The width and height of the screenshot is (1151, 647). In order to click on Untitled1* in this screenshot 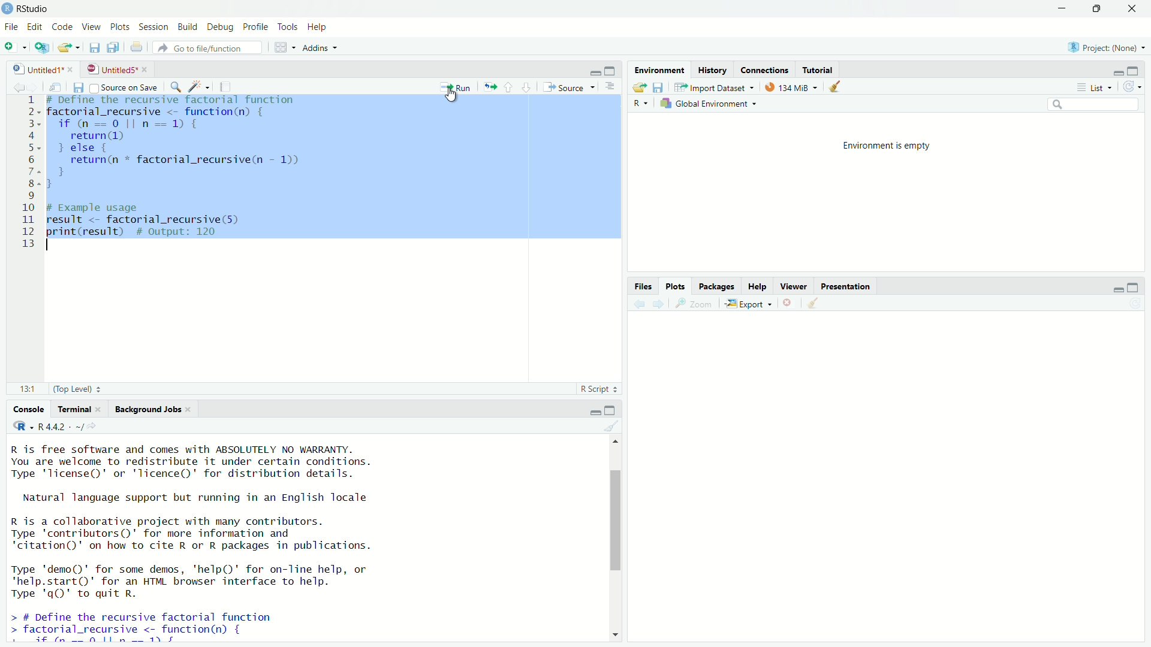, I will do `click(38, 69)`.